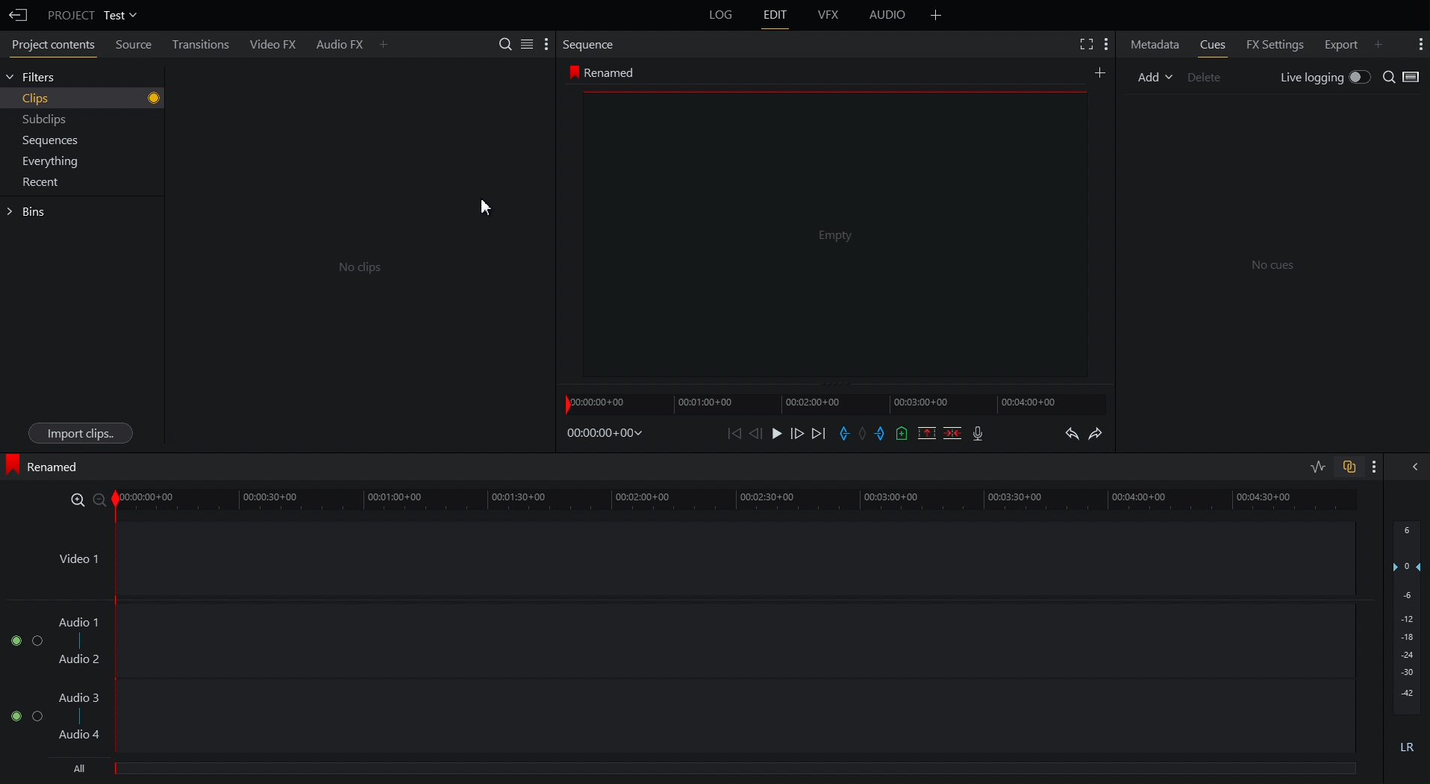 This screenshot has height=784, width=1430. What do you see at coordinates (25, 638) in the screenshot?
I see `Audio Channel 1` at bounding box center [25, 638].